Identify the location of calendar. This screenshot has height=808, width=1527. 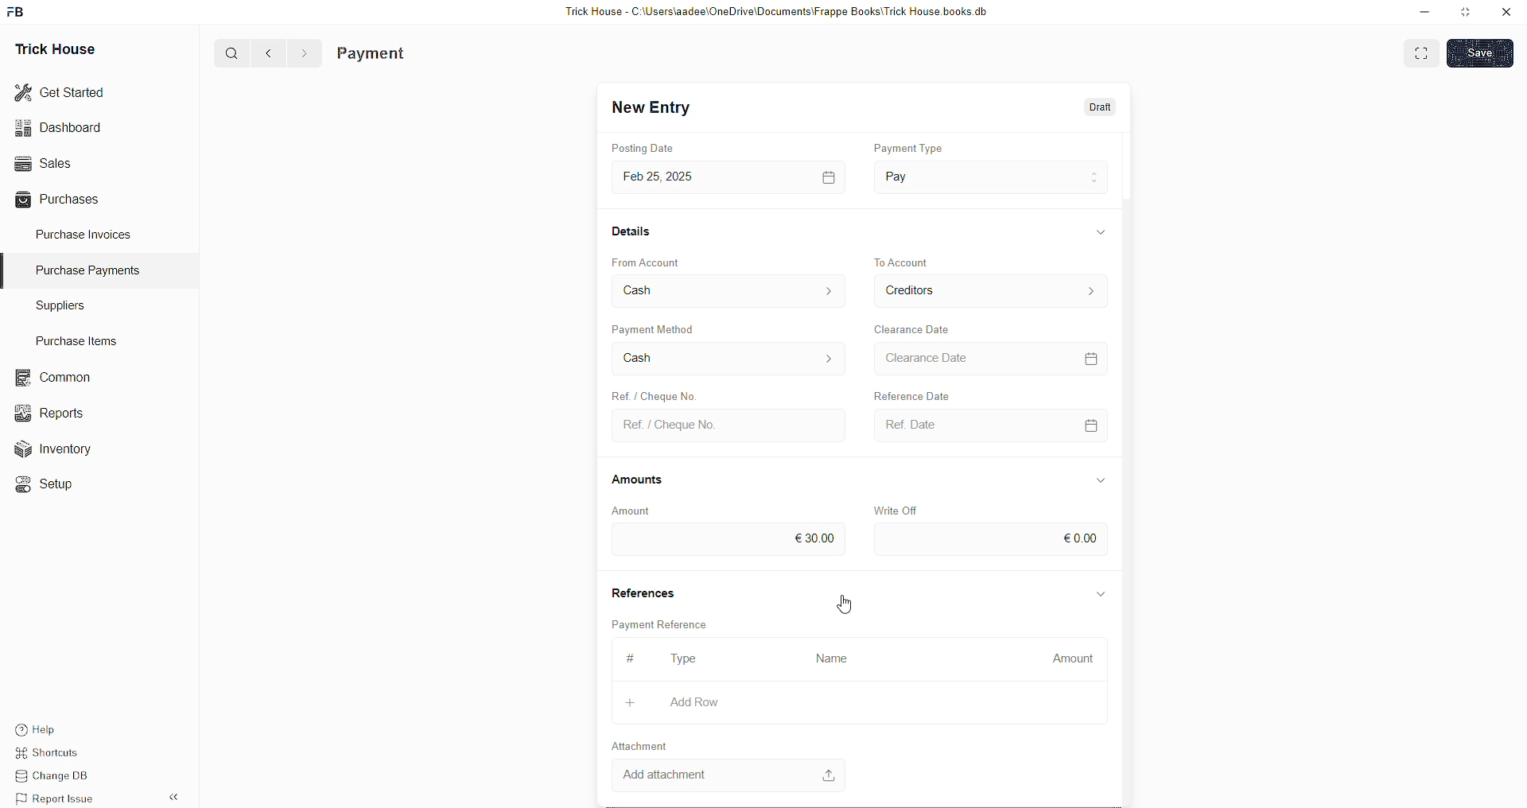
(1090, 359).